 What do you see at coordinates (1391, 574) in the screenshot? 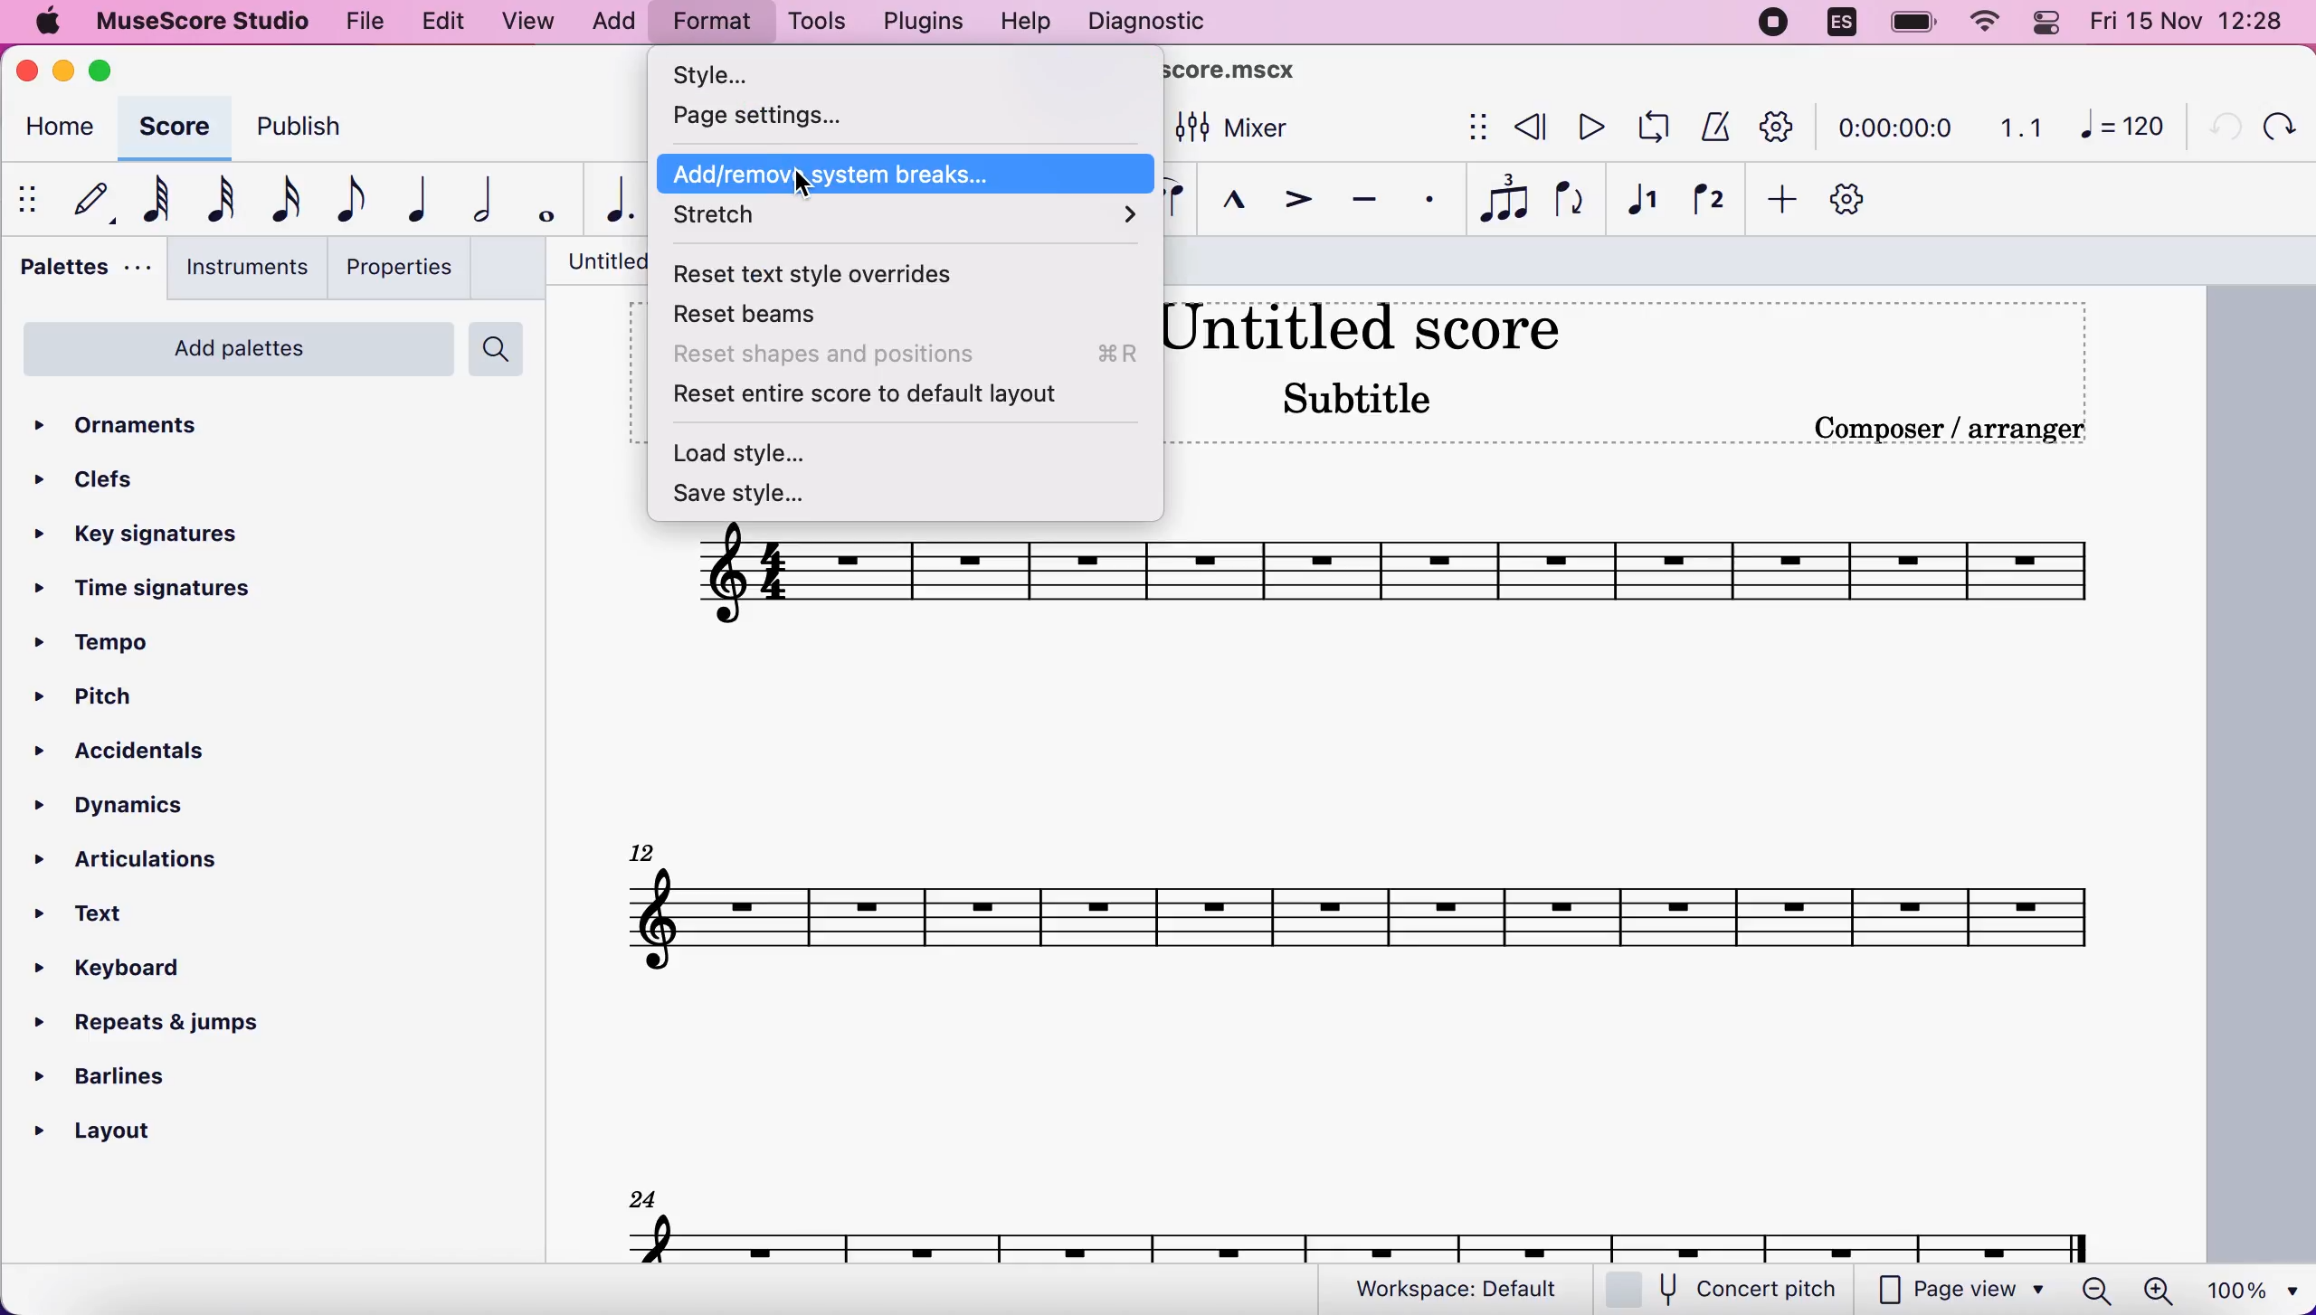
I see `score` at bounding box center [1391, 574].